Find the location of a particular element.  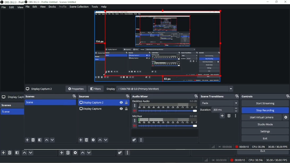

Close is located at coordinates (286, 2).